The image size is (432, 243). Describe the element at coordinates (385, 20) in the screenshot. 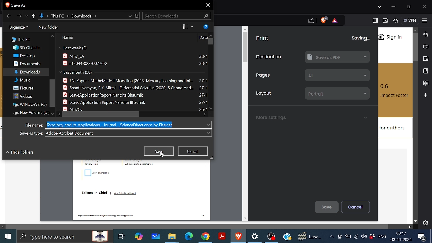

I see `Wallet` at that location.